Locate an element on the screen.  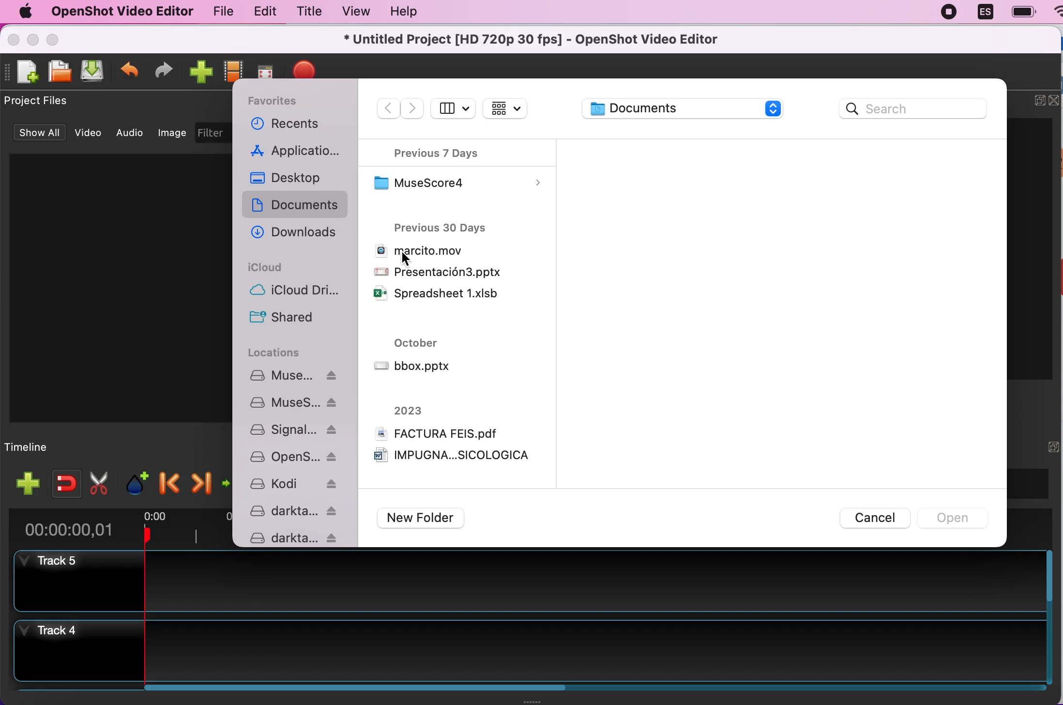
files is located at coordinates (459, 181).